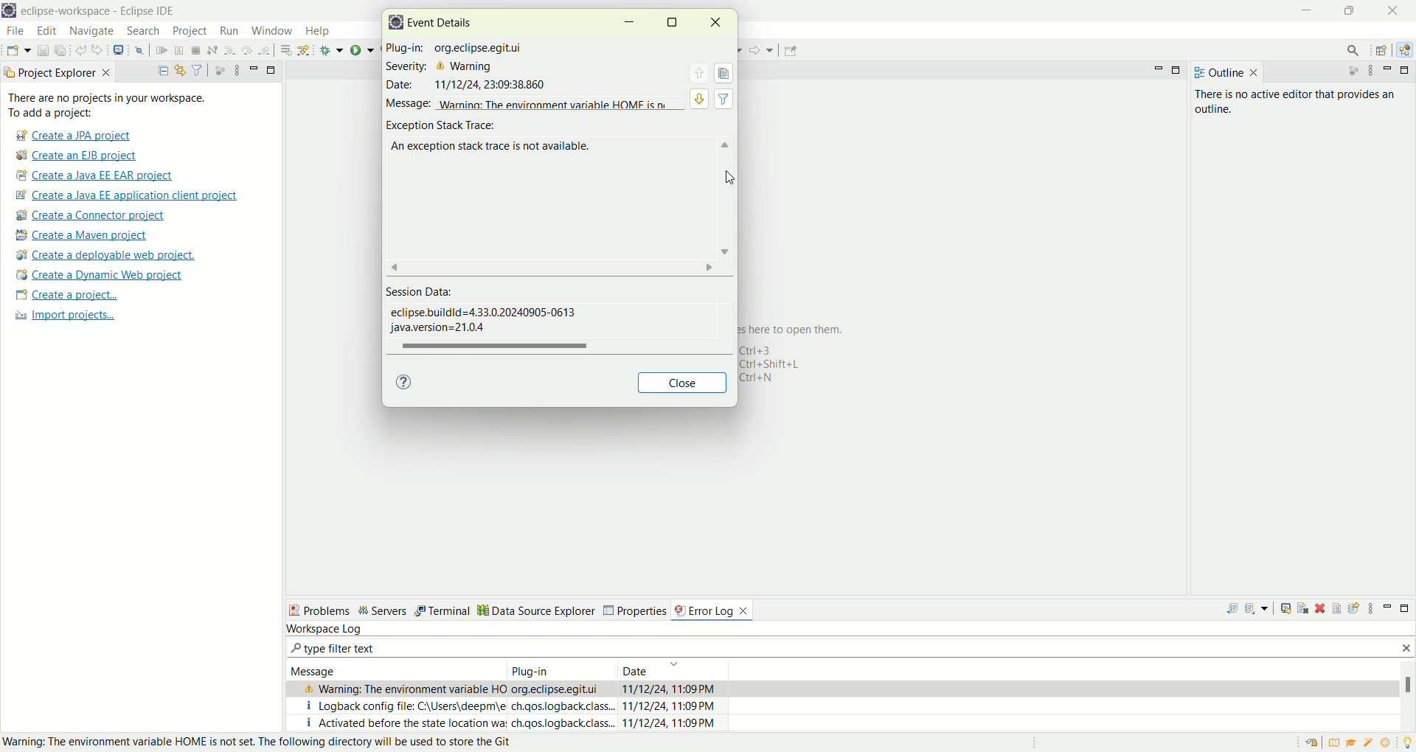 Image resolution: width=1416 pixels, height=752 pixels. I want to click on minimize, so click(622, 21).